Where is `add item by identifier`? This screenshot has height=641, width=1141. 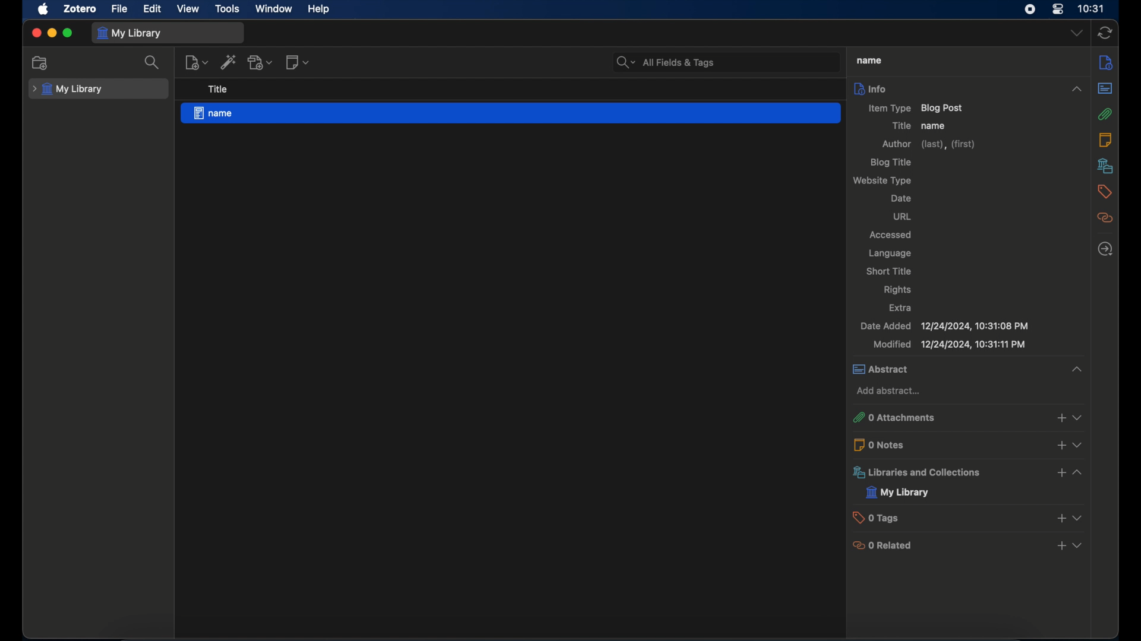 add item by identifier is located at coordinates (228, 61).